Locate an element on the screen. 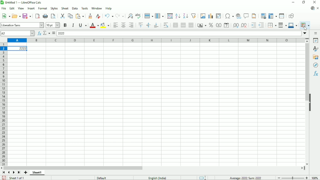 The width and height of the screenshot is (320, 180). Redo is located at coordinates (120, 16).